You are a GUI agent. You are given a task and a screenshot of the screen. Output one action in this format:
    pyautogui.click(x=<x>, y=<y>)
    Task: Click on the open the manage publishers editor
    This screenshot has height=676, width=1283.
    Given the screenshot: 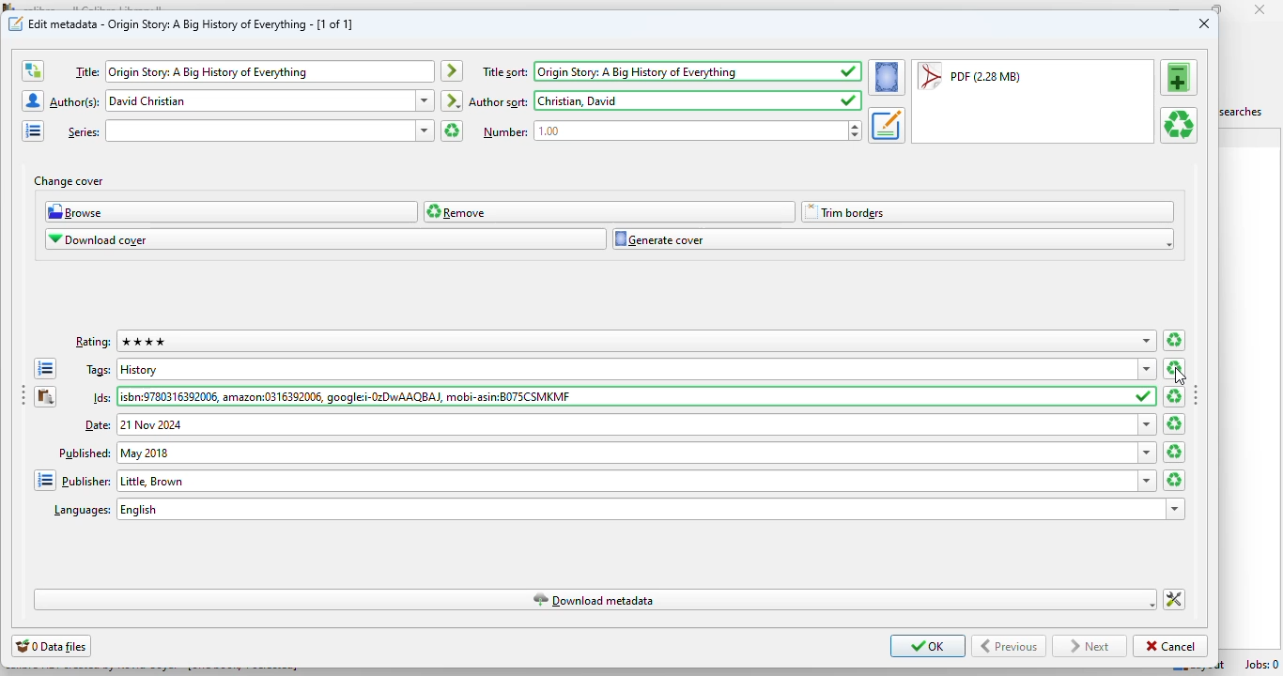 What is the action you would take?
    pyautogui.click(x=45, y=481)
    